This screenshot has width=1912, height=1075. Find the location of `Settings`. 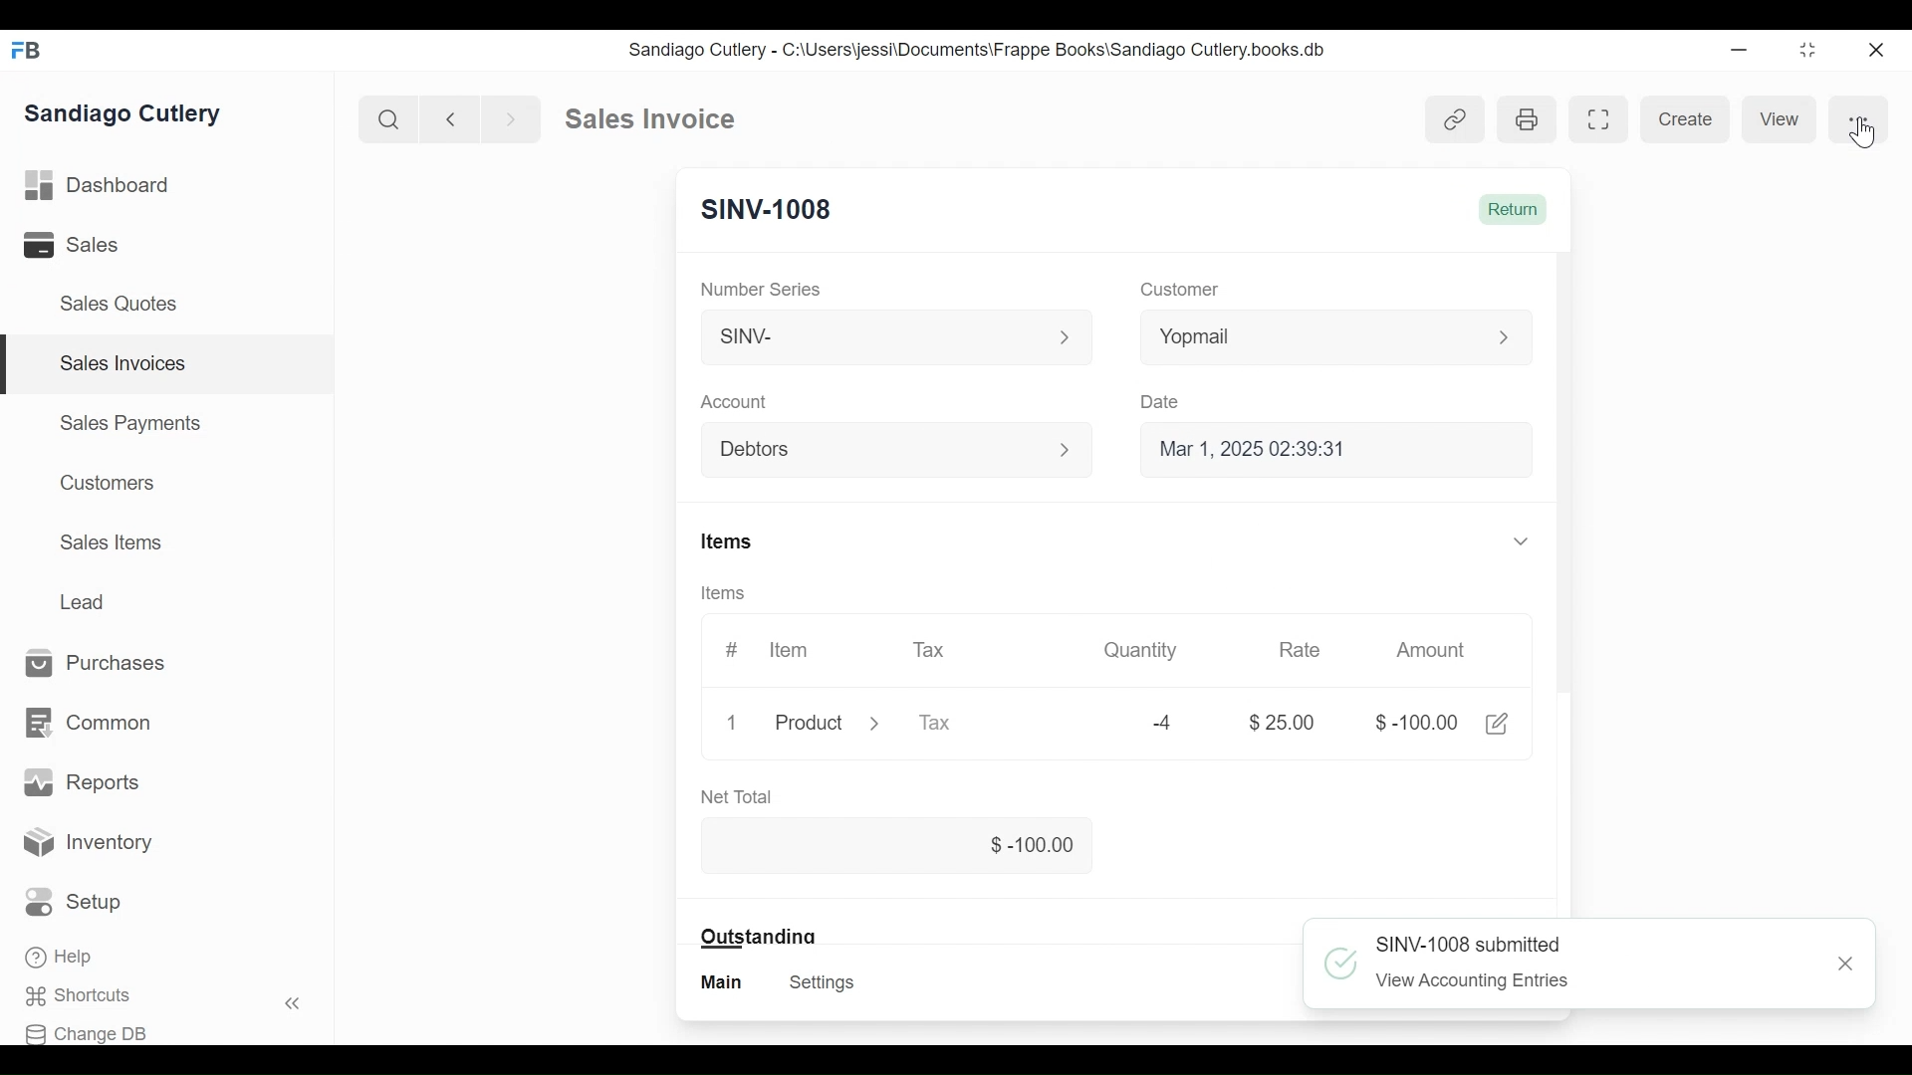

Settings is located at coordinates (825, 982).